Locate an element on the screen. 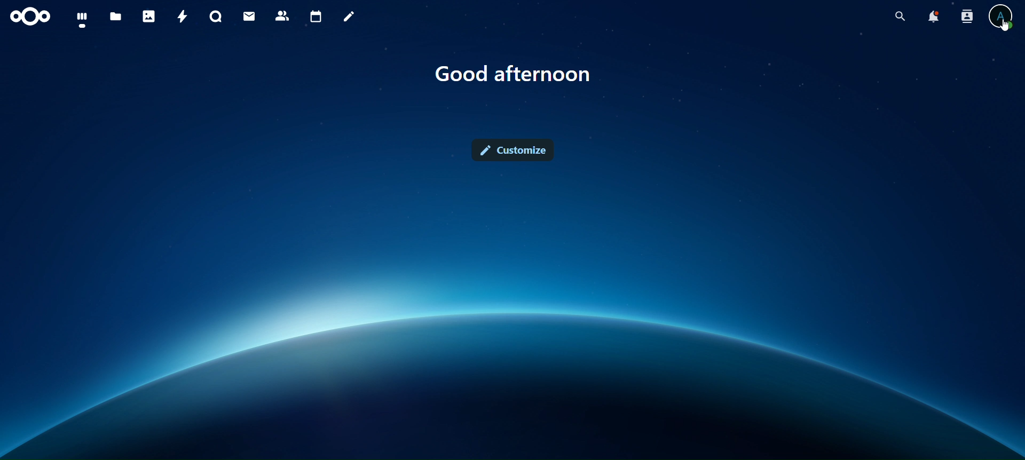 This screenshot has height=460, width=1025. search is located at coordinates (898, 14).